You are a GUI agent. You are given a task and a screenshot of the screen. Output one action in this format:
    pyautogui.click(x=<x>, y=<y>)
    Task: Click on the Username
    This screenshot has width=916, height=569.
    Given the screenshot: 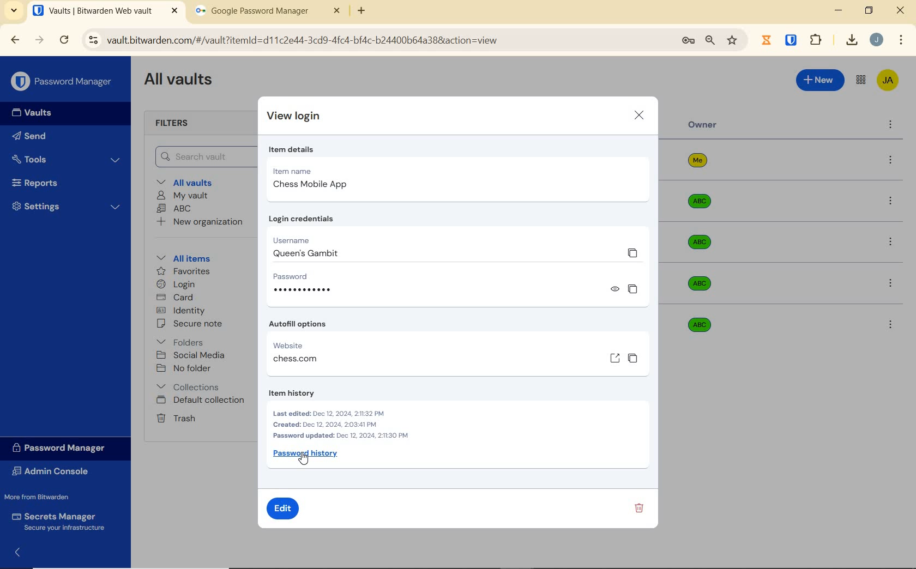 What is the action you would take?
    pyautogui.click(x=308, y=239)
    